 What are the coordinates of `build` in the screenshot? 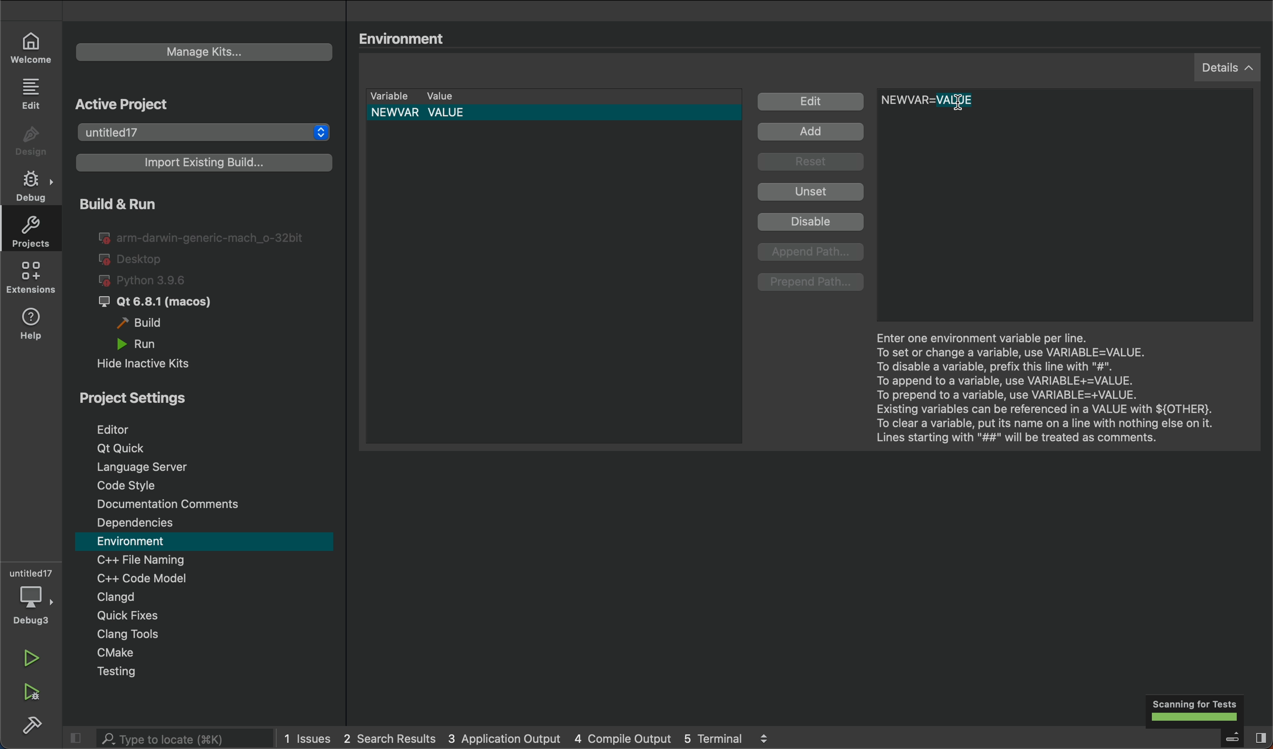 It's located at (148, 323).